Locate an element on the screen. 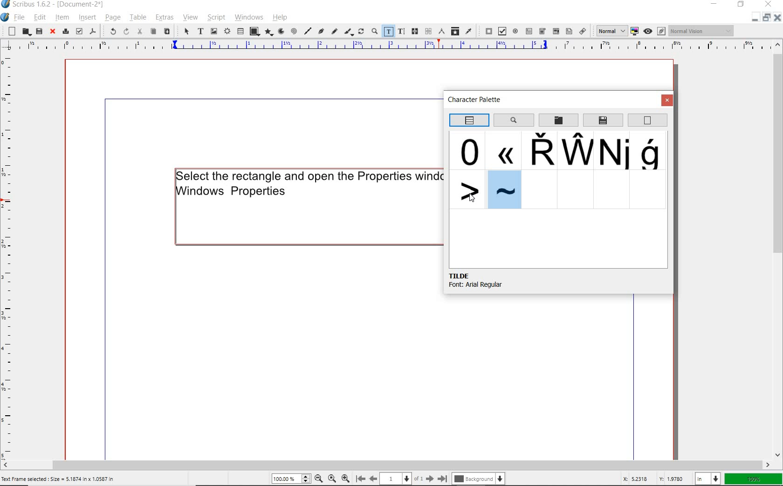  restore is located at coordinates (766, 19).